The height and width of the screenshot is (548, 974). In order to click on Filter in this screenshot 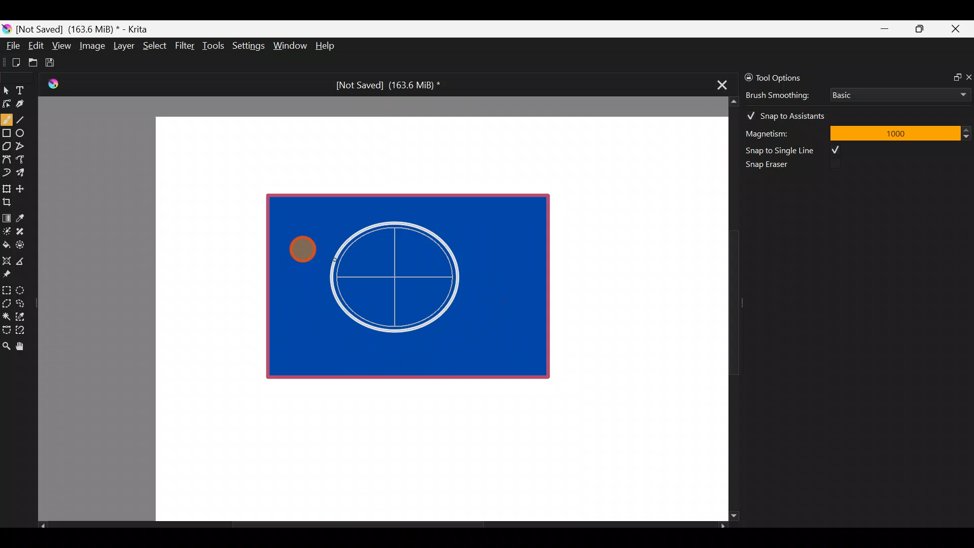, I will do `click(185, 45)`.